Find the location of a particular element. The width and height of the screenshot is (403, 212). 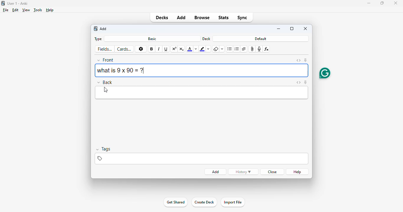

options is located at coordinates (141, 49).